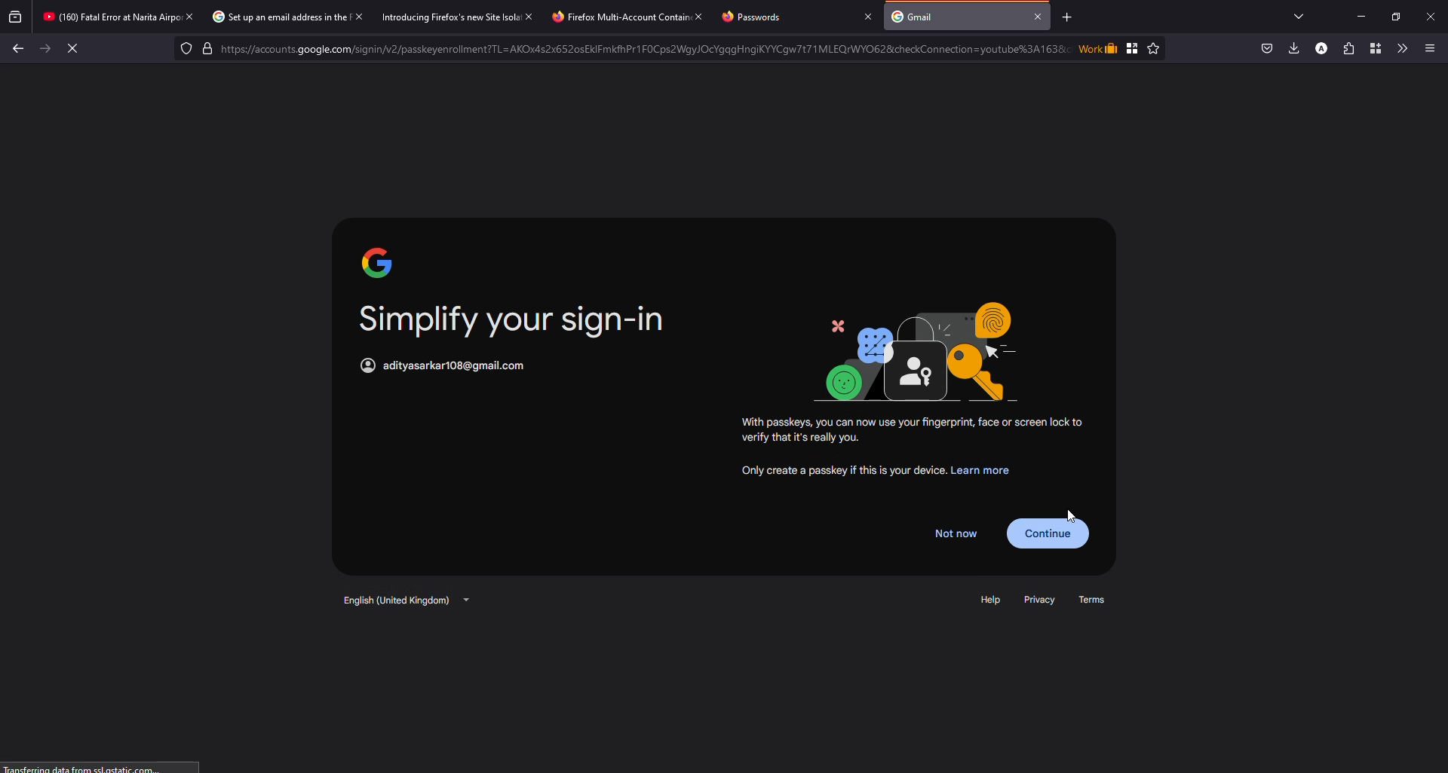  What do you see at coordinates (1134, 47) in the screenshot?
I see `Bookmark` at bounding box center [1134, 47].